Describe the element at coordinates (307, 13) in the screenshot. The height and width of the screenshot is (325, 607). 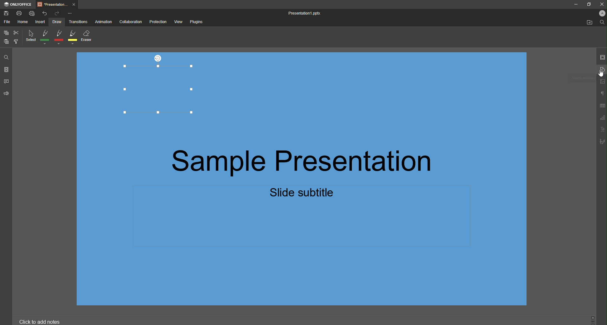
I see `Presentation1` at that location.